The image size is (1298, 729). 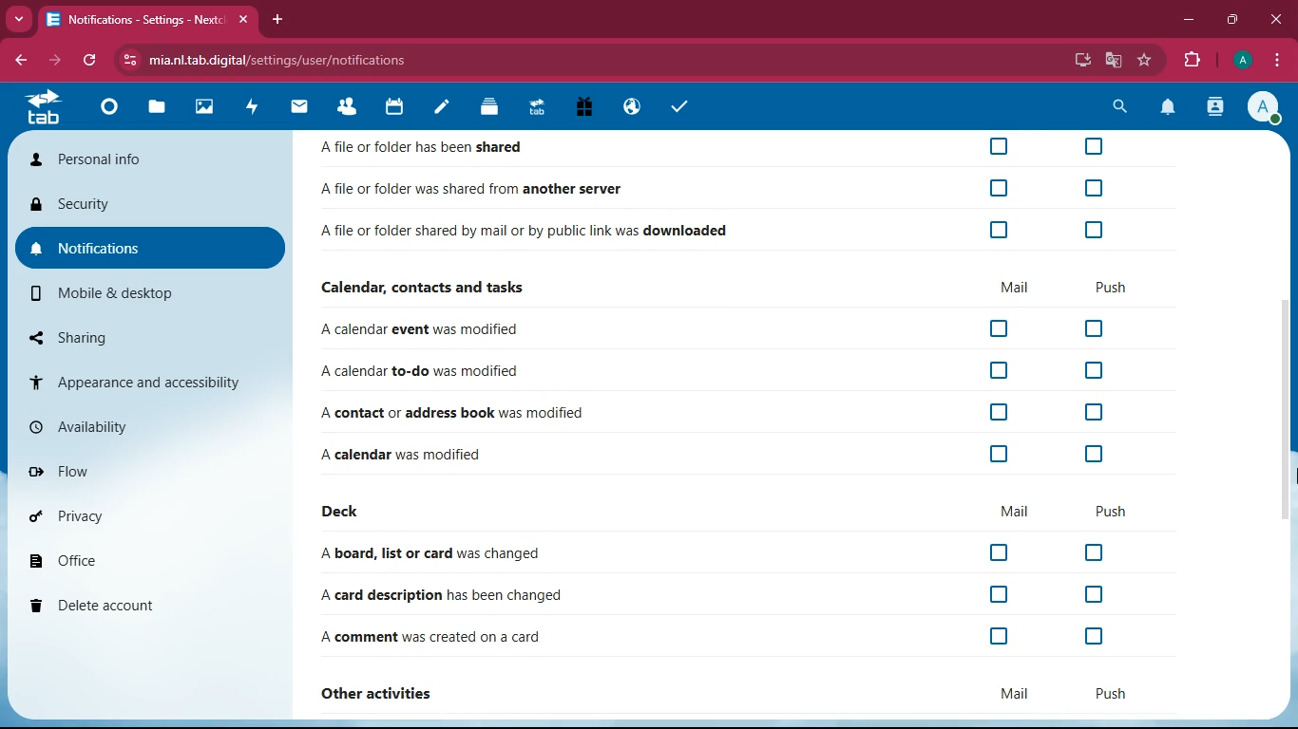 What do you see at coordinates (1018, 511) in the screenshot?
I see `mail` at bounding box center [1018, 511].